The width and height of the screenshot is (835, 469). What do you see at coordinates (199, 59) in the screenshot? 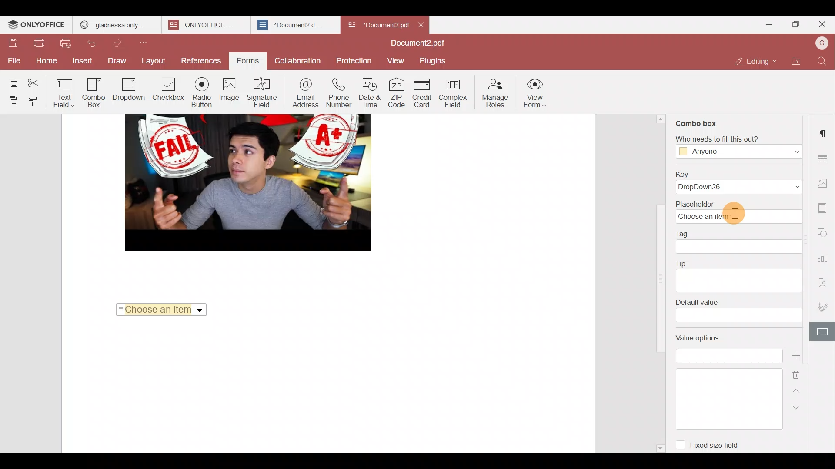
I see `References` at bounding box center [199, 59].